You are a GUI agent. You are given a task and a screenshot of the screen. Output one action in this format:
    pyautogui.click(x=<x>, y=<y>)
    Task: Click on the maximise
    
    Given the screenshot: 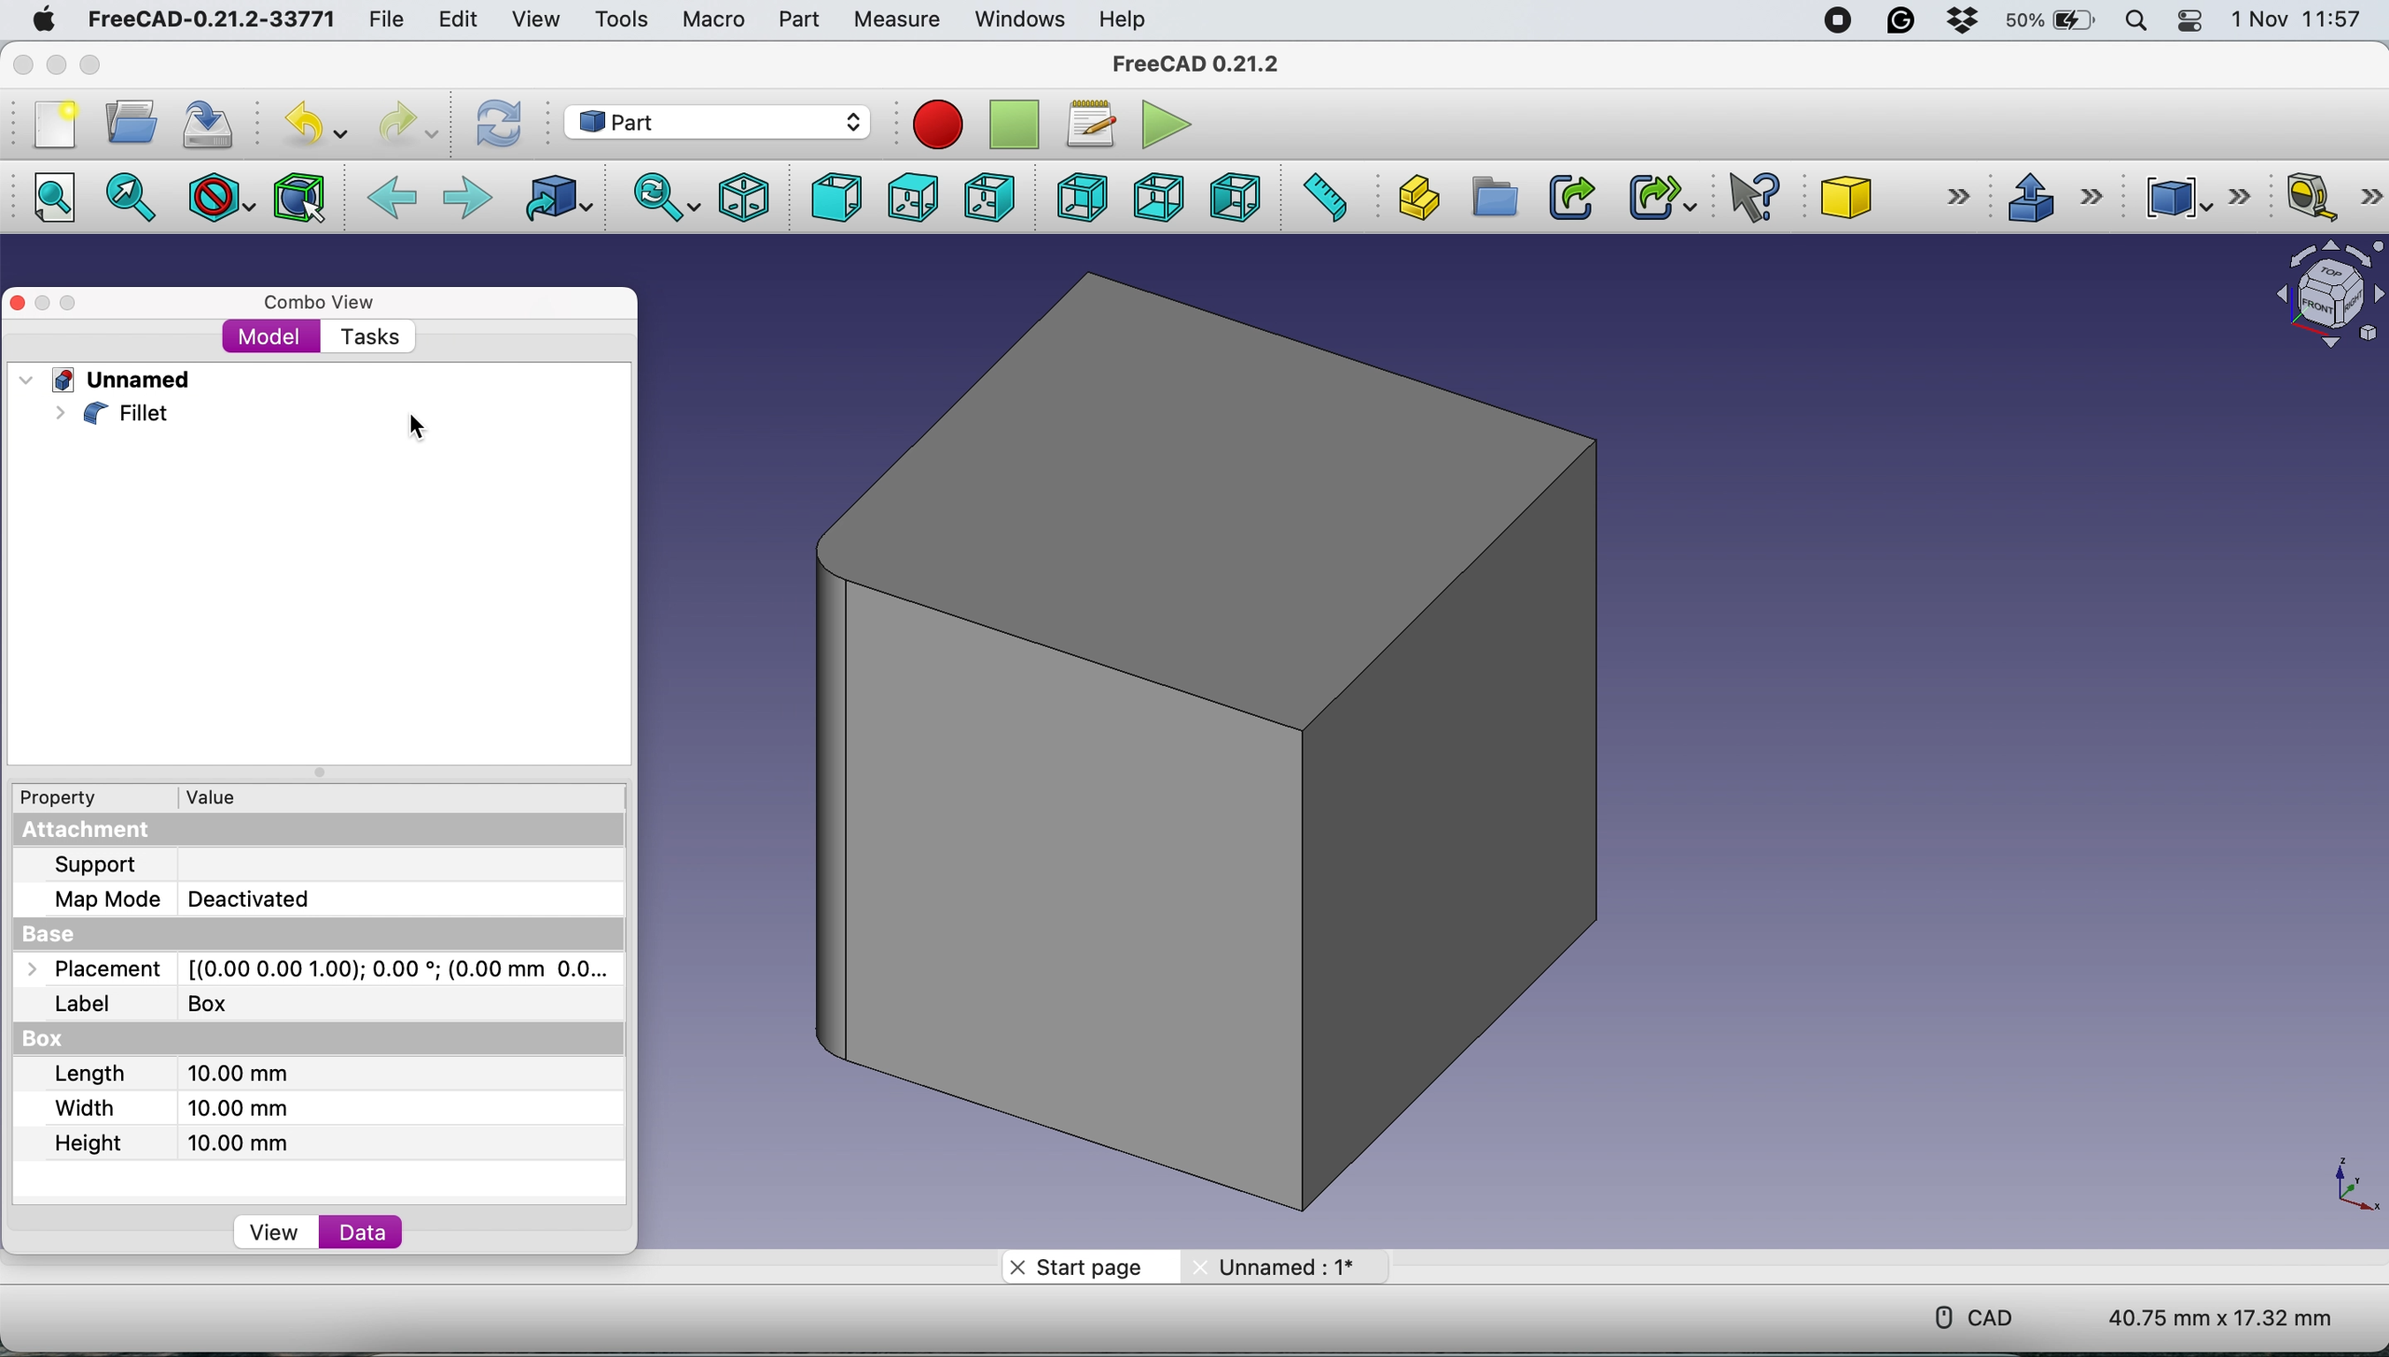 What is the action you would take?
    pyautogui.click(x=90, y=63)
    